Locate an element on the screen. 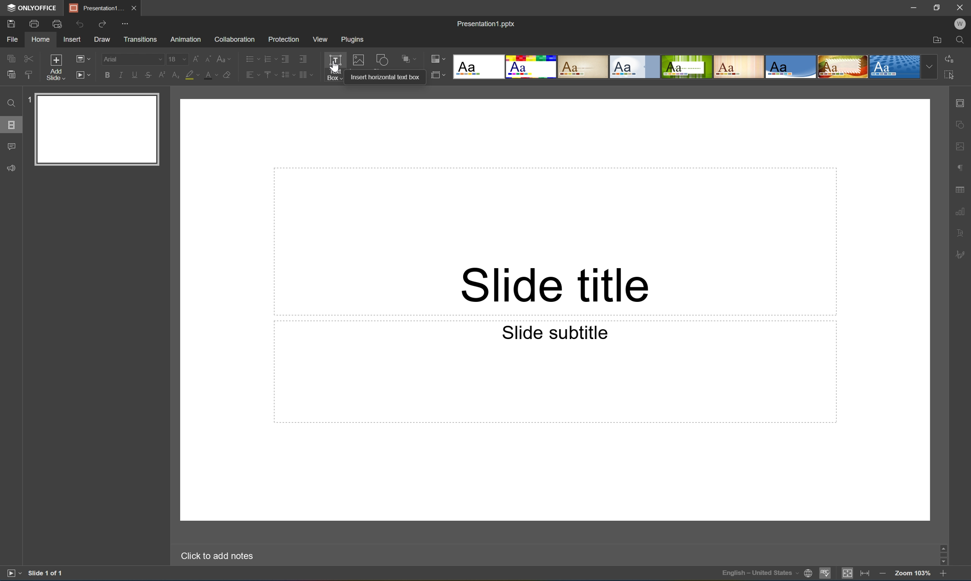 The height and width of the screenshot is (581, 971). Subscript is located at coordinates (174, 75).